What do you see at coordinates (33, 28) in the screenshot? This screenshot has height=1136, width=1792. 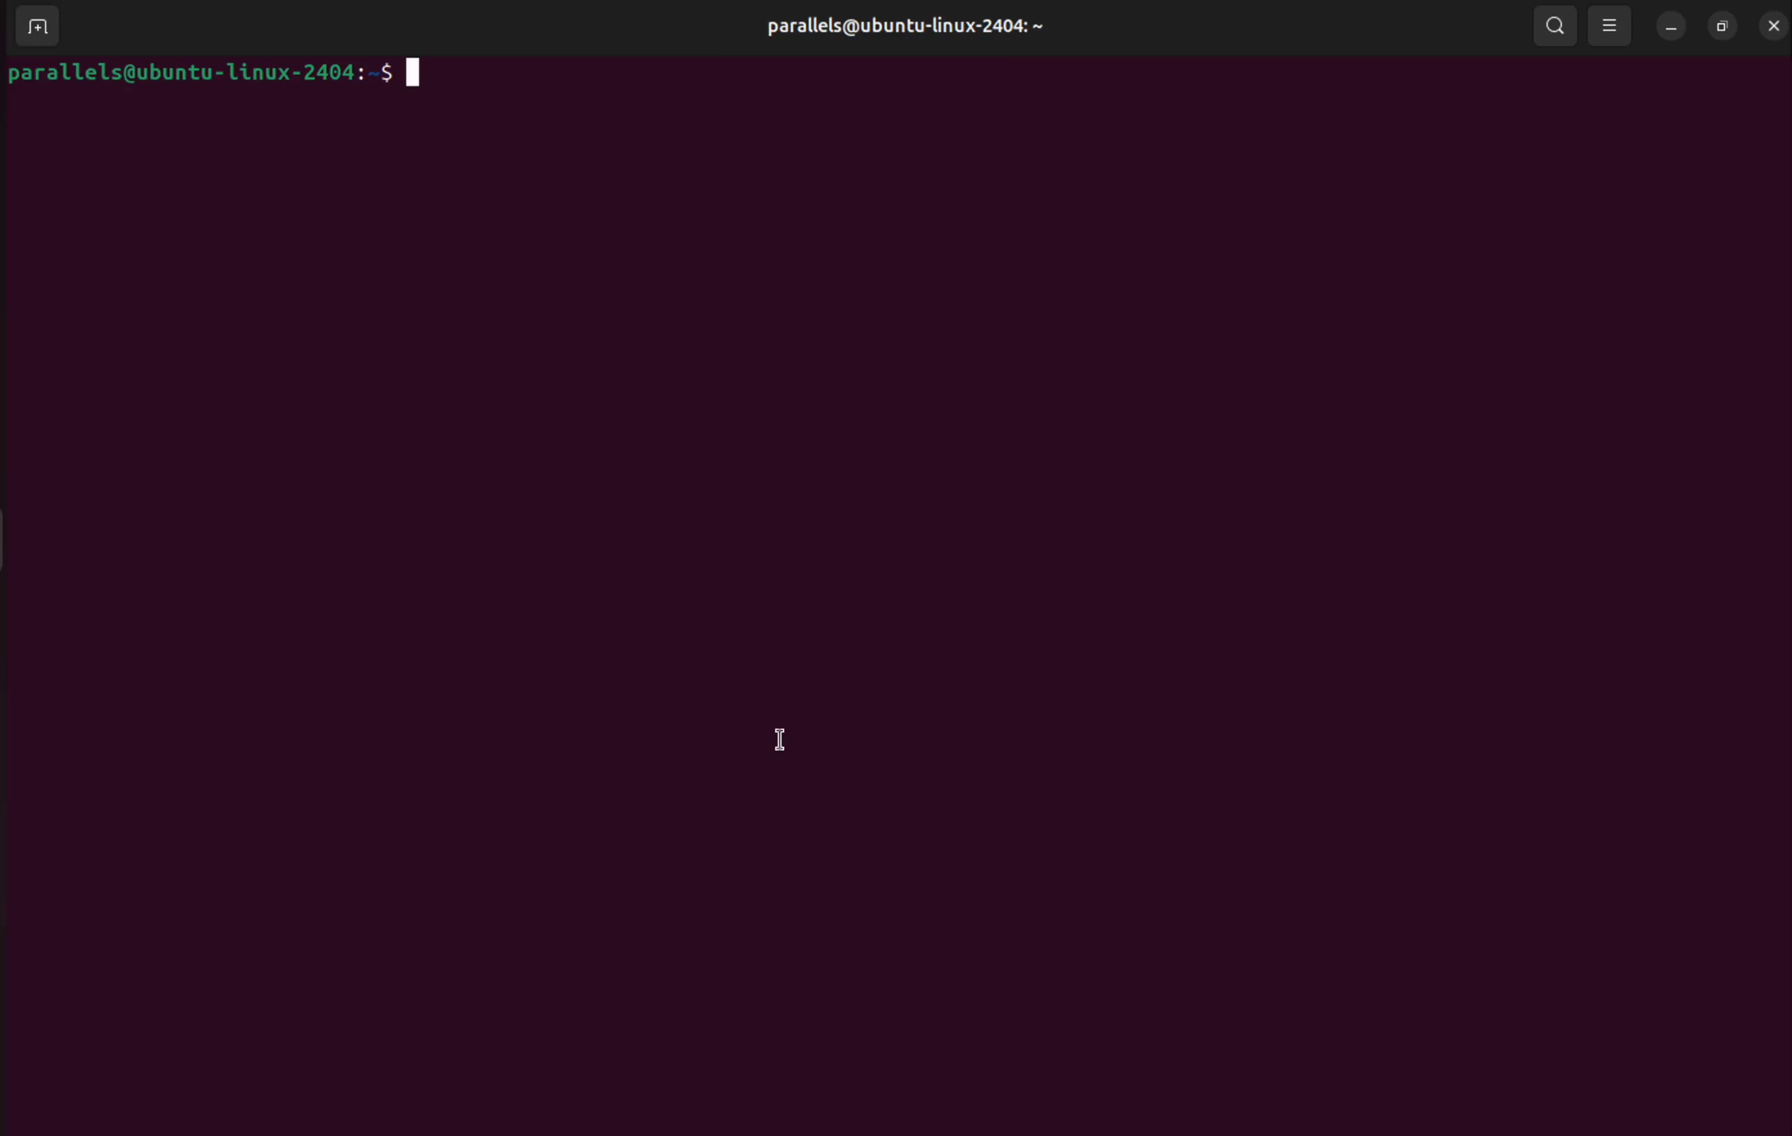 I see `add terminal window` at bounding box center [33, 28].